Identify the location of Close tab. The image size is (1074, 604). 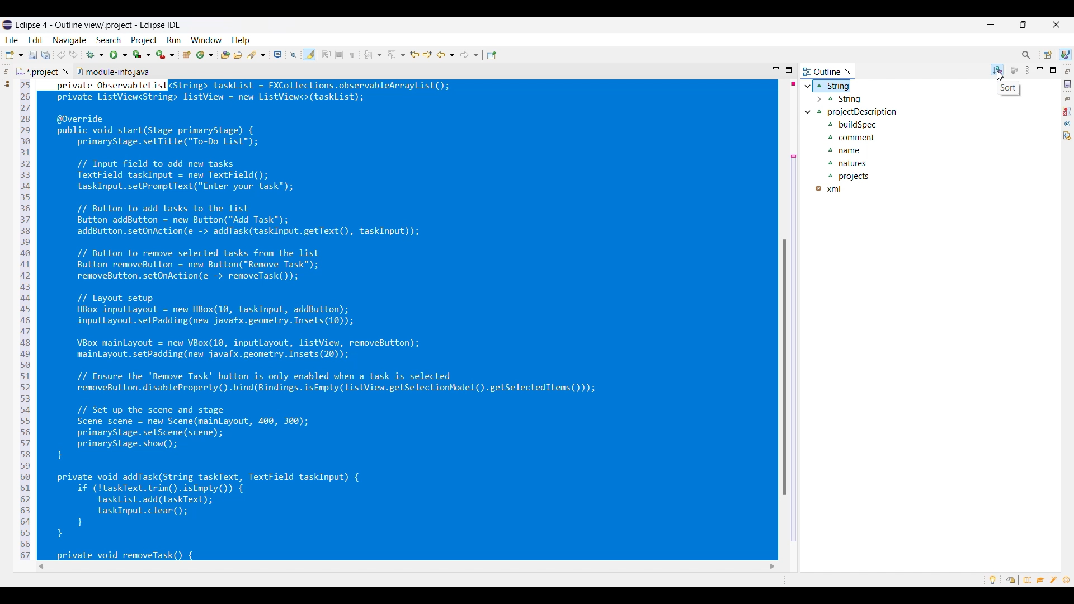
(848, 72).